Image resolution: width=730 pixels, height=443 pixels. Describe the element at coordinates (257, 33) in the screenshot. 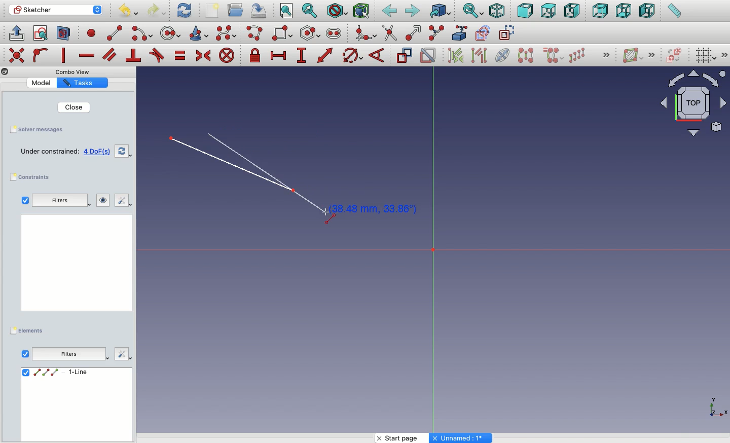

I see `Polyline` at that location.